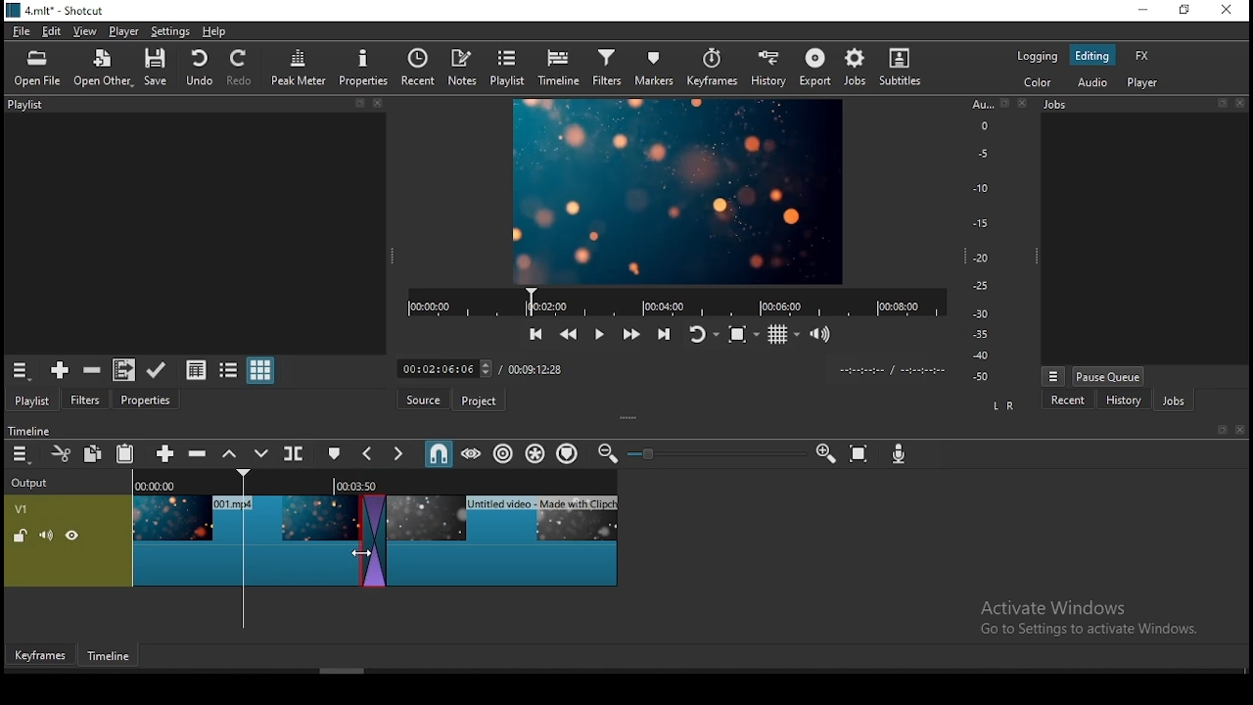 This screenshot has height=705, width=1253. Describe the element at coordinates (400, 454) in the screenshot. I see `next marker` at that location.